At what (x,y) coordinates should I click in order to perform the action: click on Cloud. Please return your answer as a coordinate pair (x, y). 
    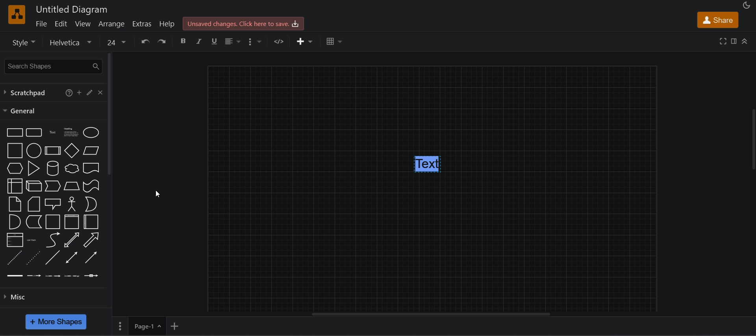
    Looking at the image, I should click on (72, 168).